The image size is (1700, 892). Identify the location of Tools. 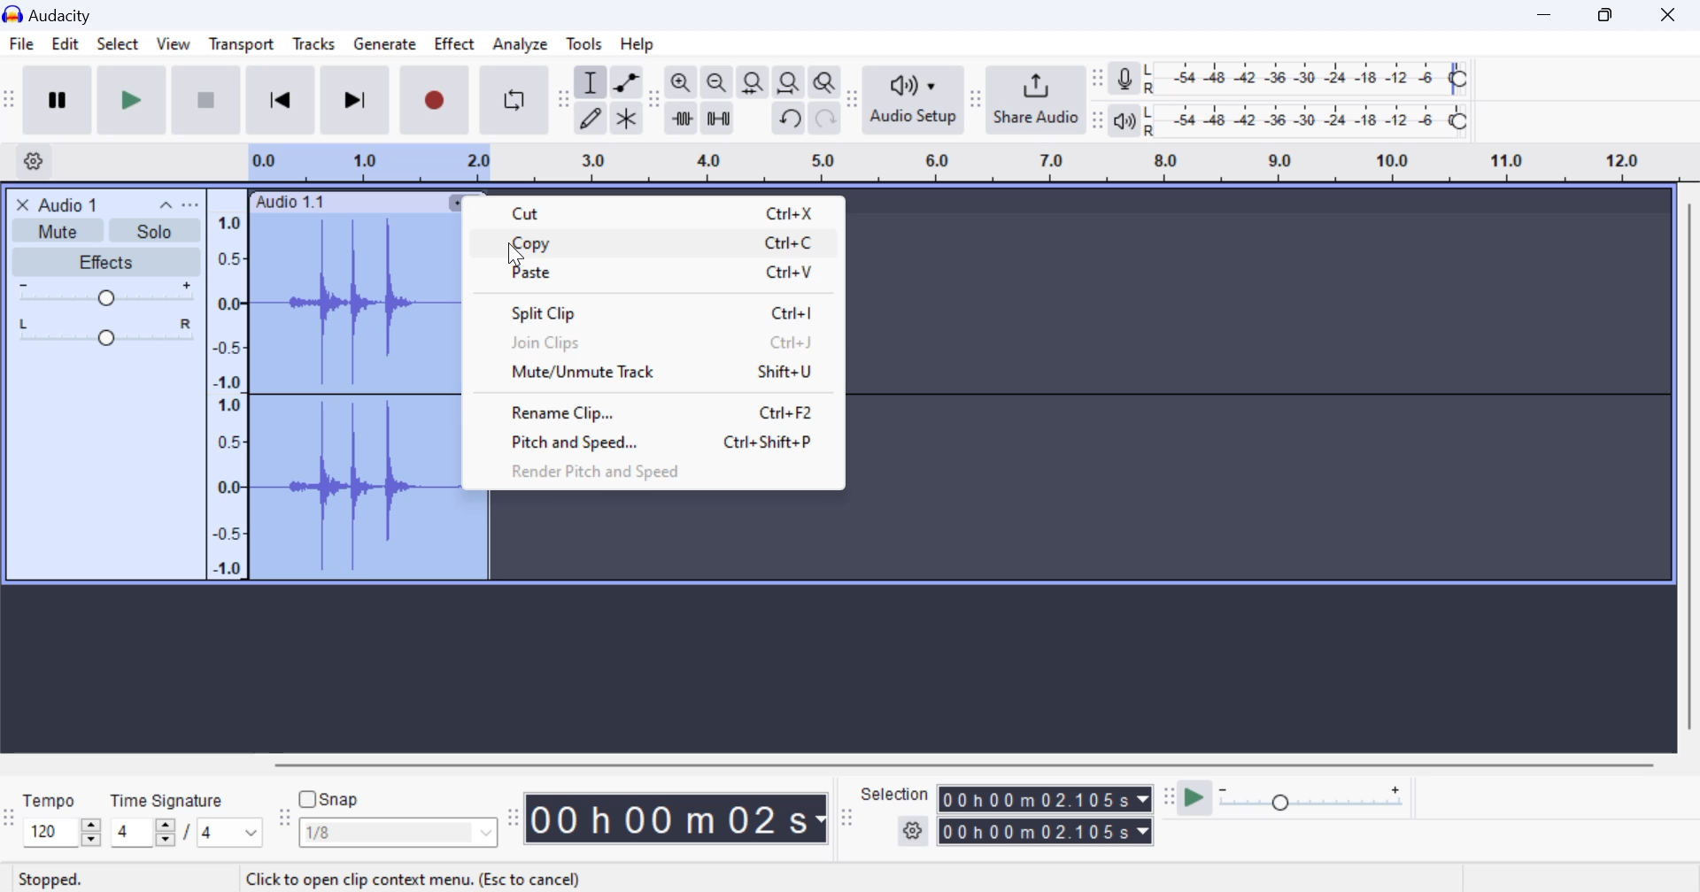
(585, 42).